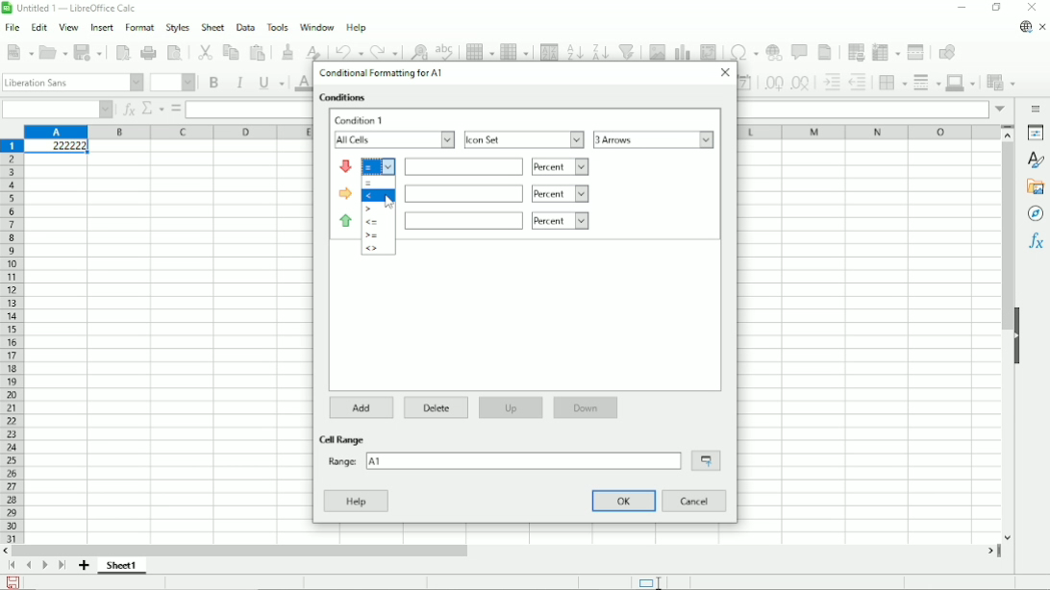 This screenshot has width=1050, height=590. I want to click on Sidebar settings, so click(1037, 108).